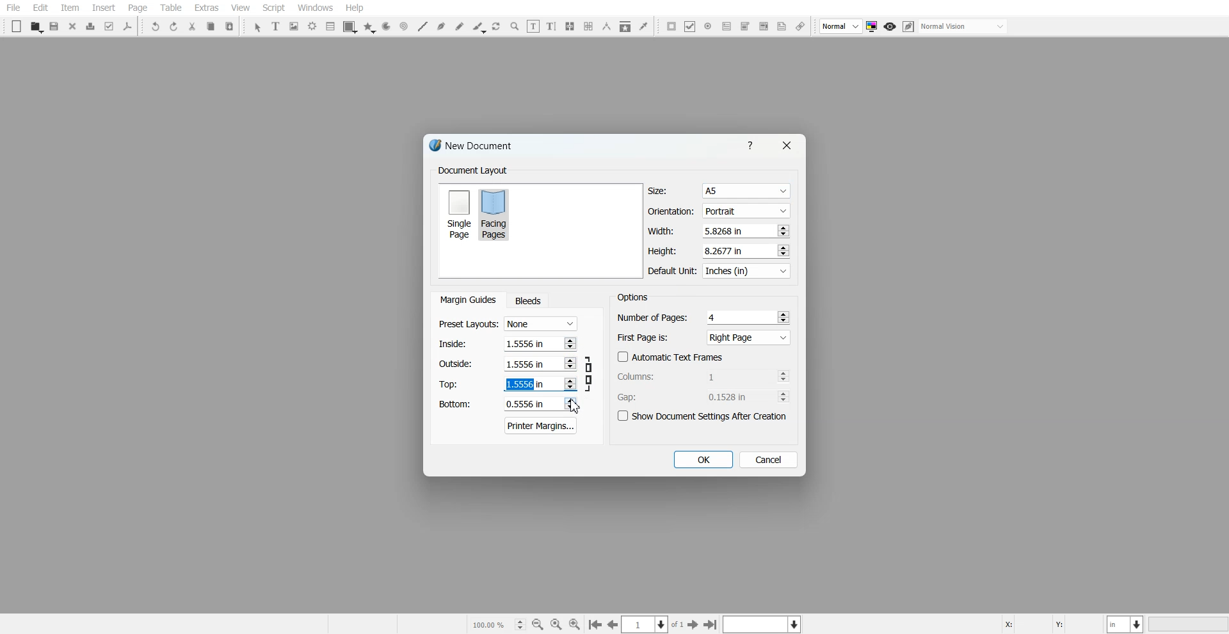 This screenshot has width=1229, height=634. I want to click on Orientation, so click(719, 211).